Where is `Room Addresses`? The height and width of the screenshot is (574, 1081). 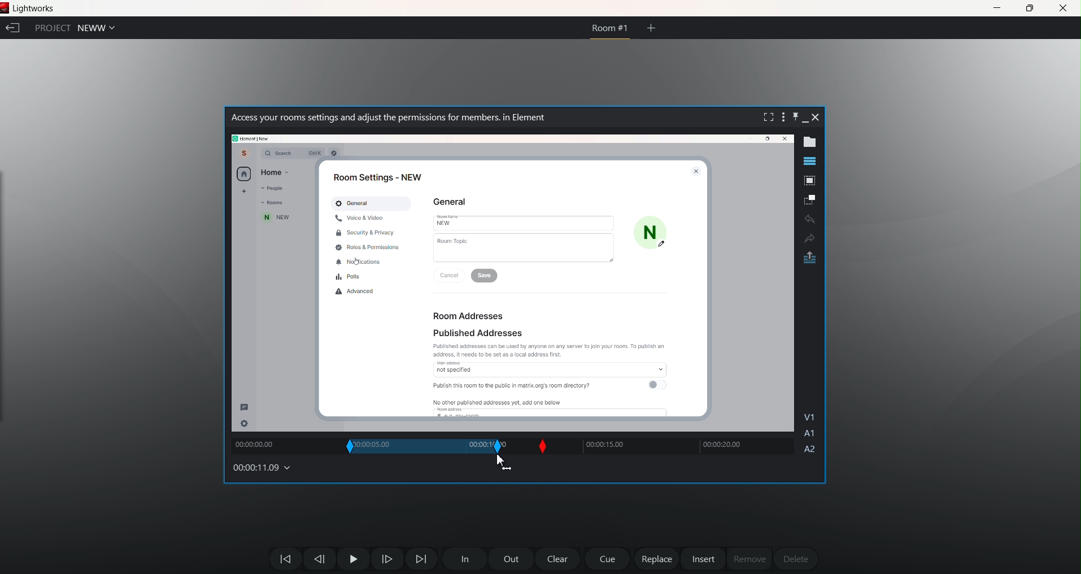
Room Addresses is located at coordinates (474, 317).